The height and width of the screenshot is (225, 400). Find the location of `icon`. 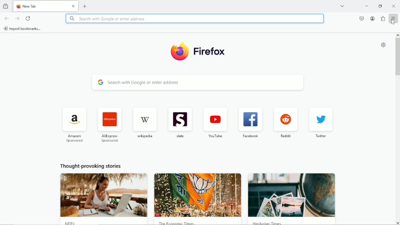

icon is located at coordinates (145, 118).